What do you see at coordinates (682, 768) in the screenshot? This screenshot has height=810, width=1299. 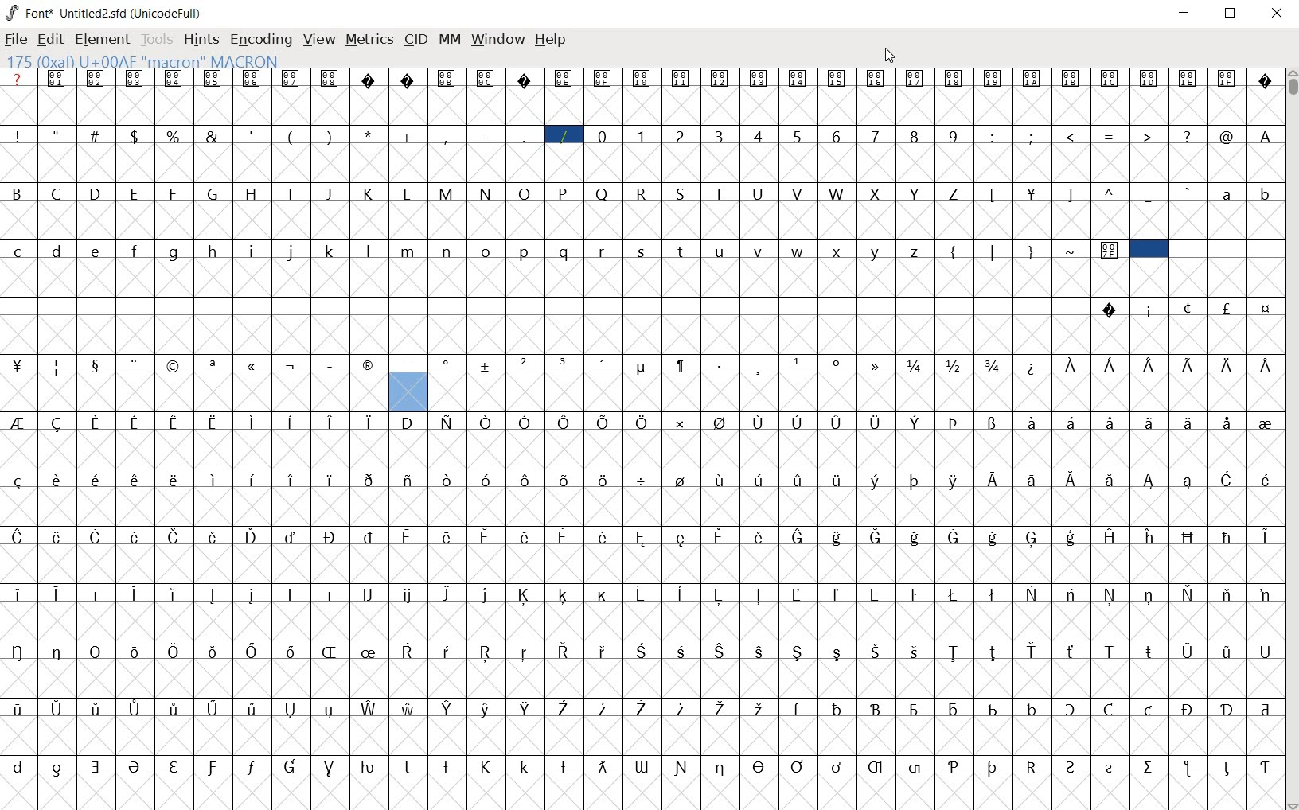 I see `Symbol` at bounding box center [682, 768].